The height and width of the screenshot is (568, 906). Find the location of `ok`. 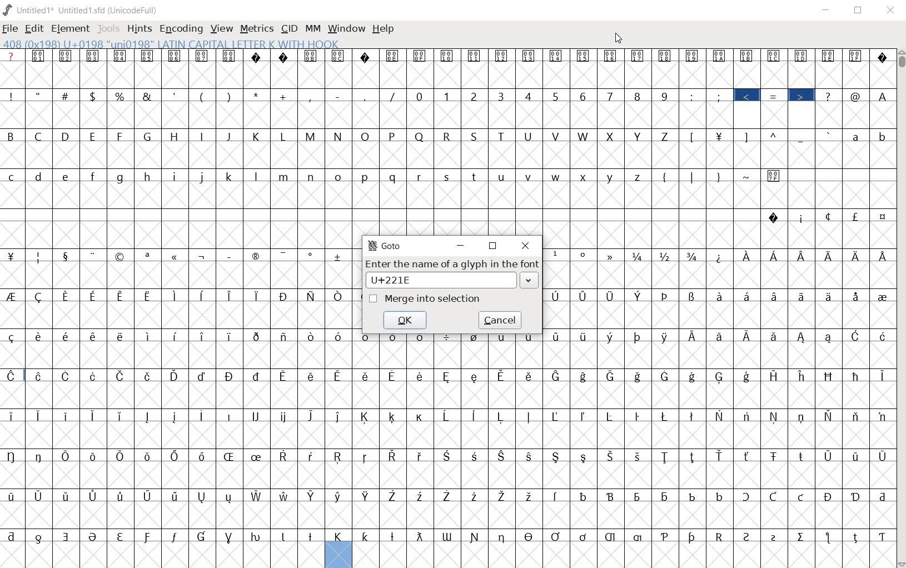

ok is located at coordinates (407, 319).